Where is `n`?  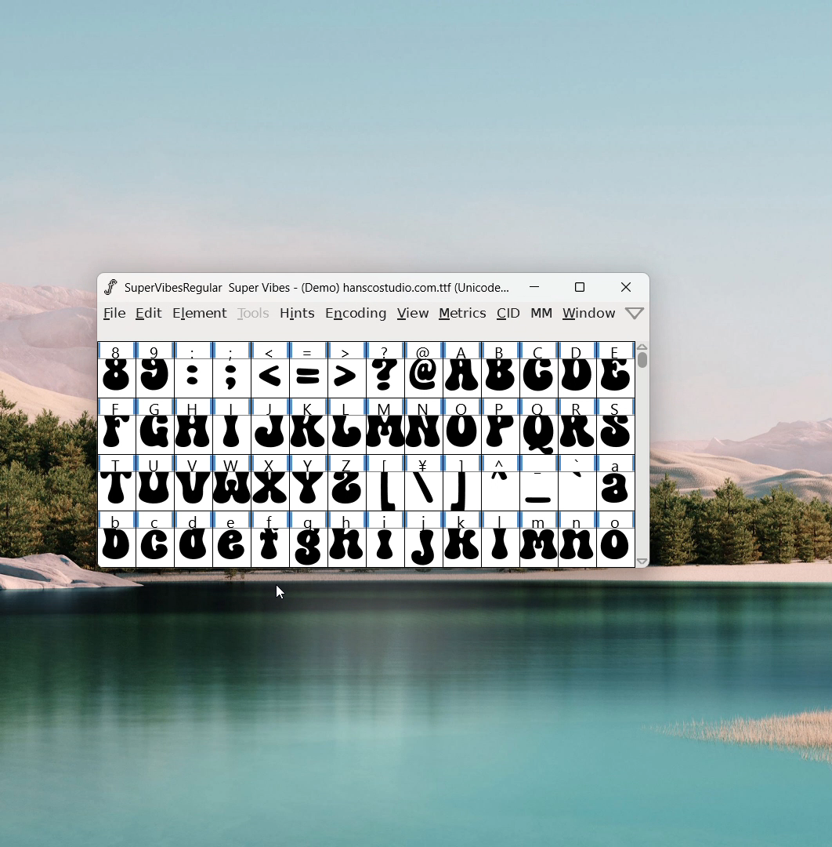 n is located at coordinates (577, 541).